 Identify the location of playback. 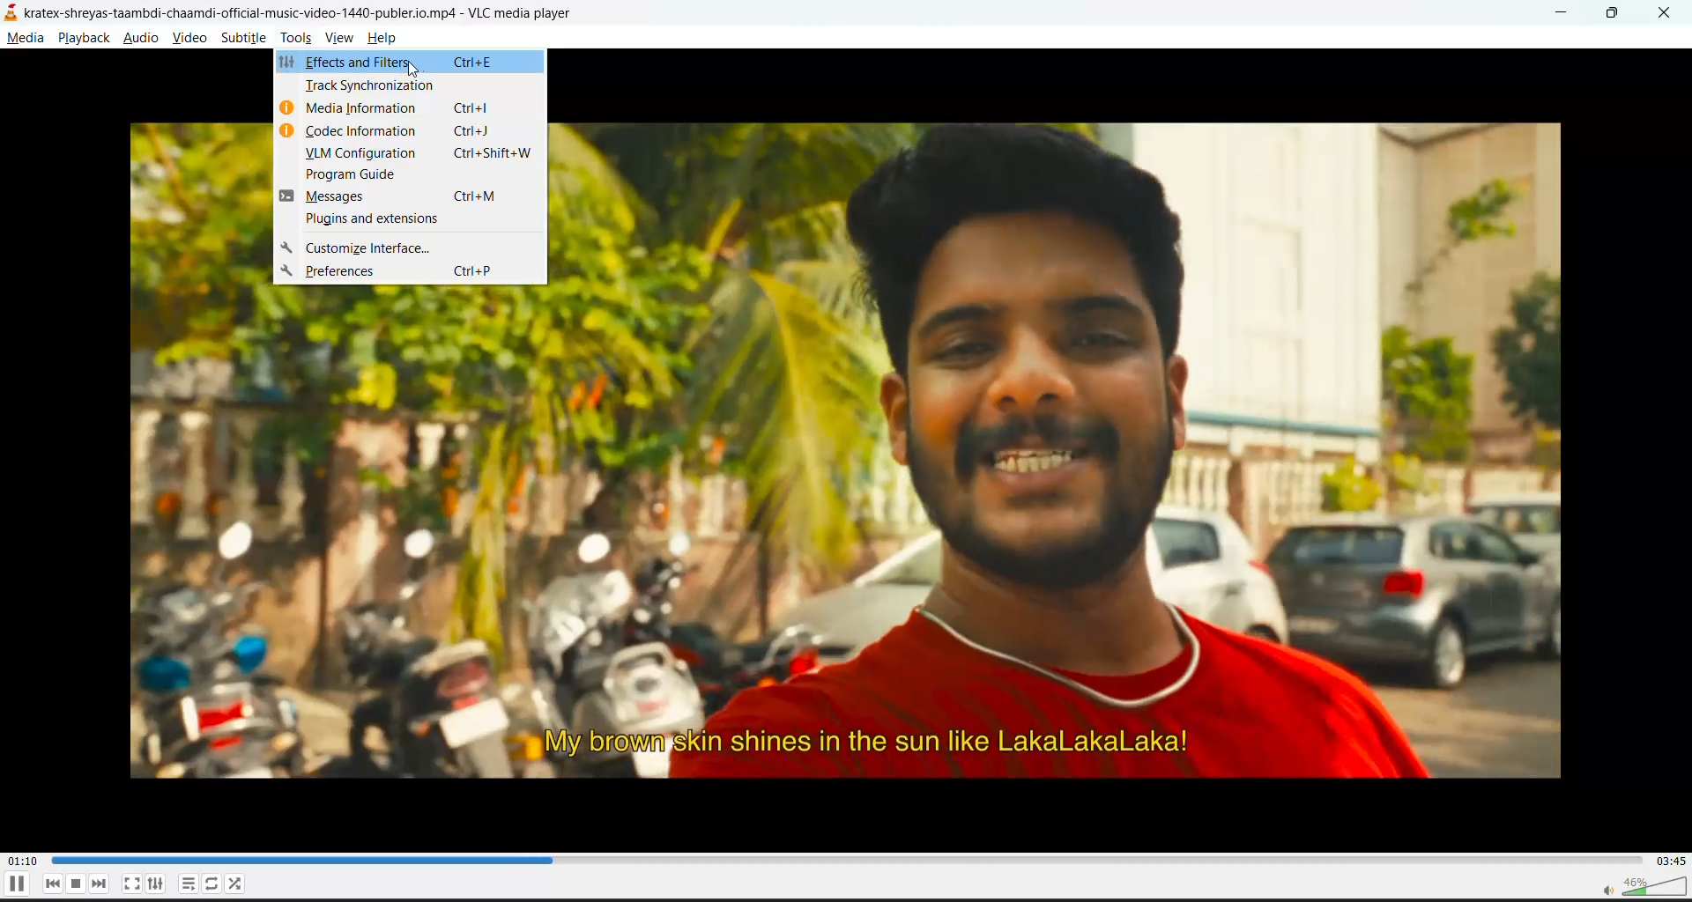
(84, 38).